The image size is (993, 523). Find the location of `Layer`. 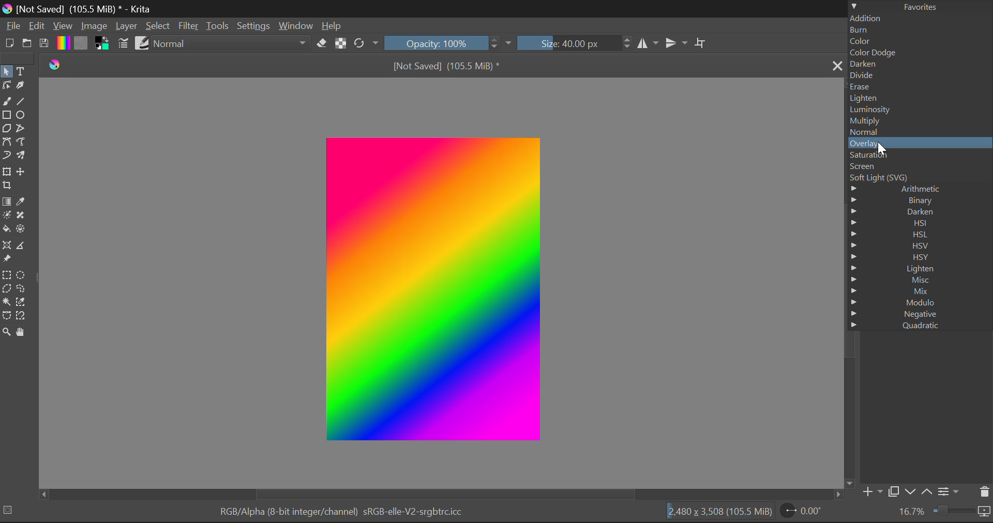

Layer is located at coordinates (126, 28).